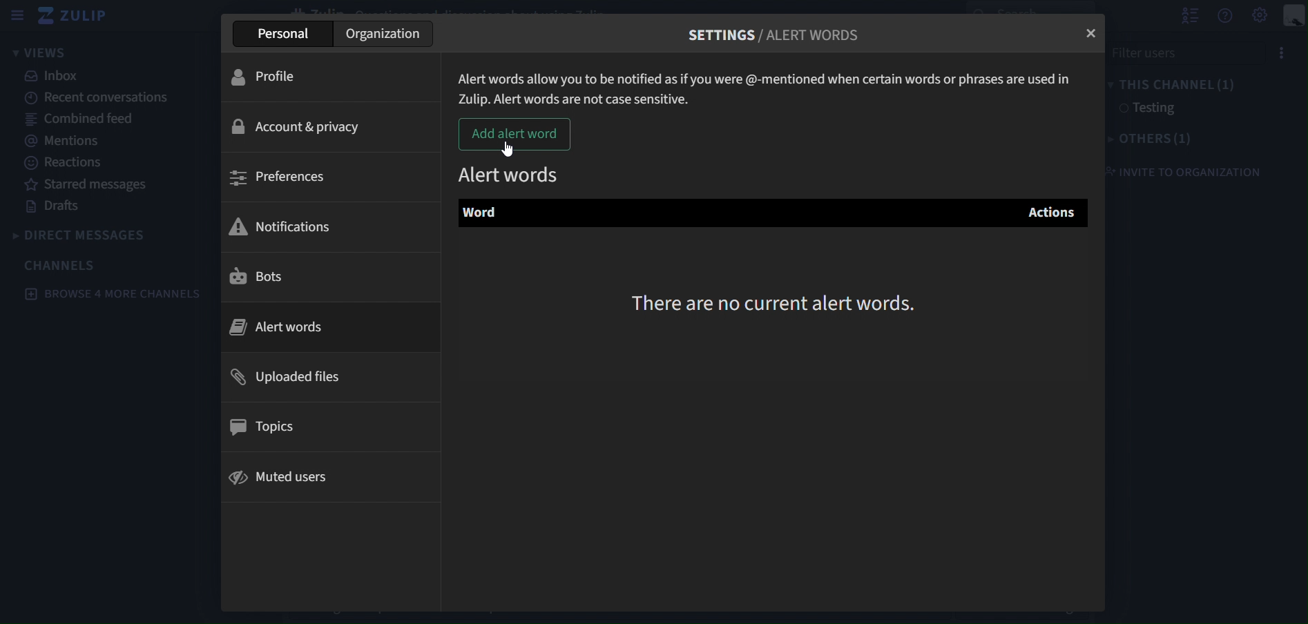  I want to click on channels, so click(63, 265).